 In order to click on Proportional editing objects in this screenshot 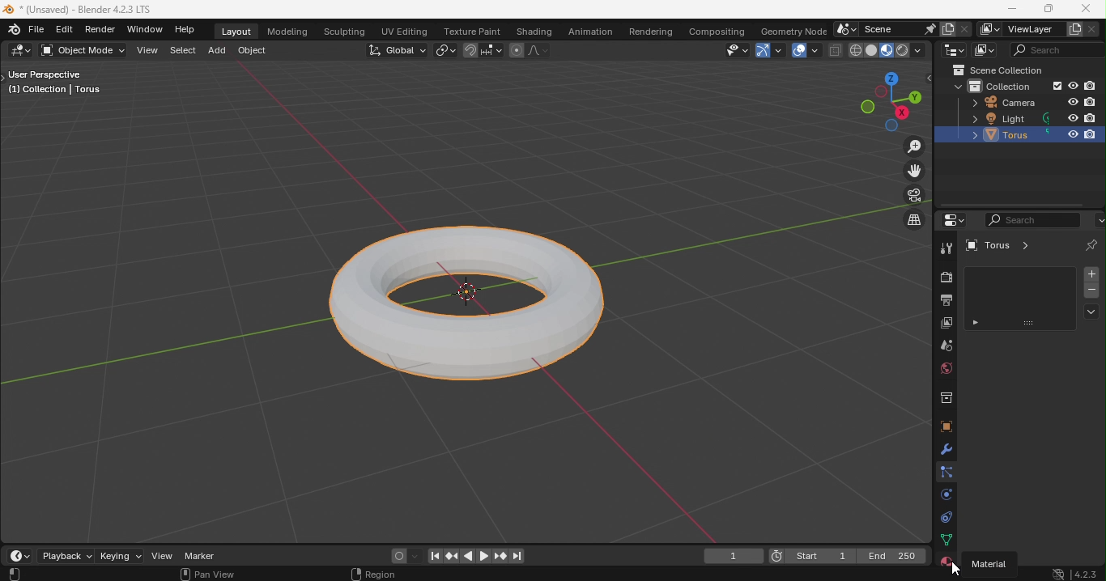, I will do `click(517, 51)`.